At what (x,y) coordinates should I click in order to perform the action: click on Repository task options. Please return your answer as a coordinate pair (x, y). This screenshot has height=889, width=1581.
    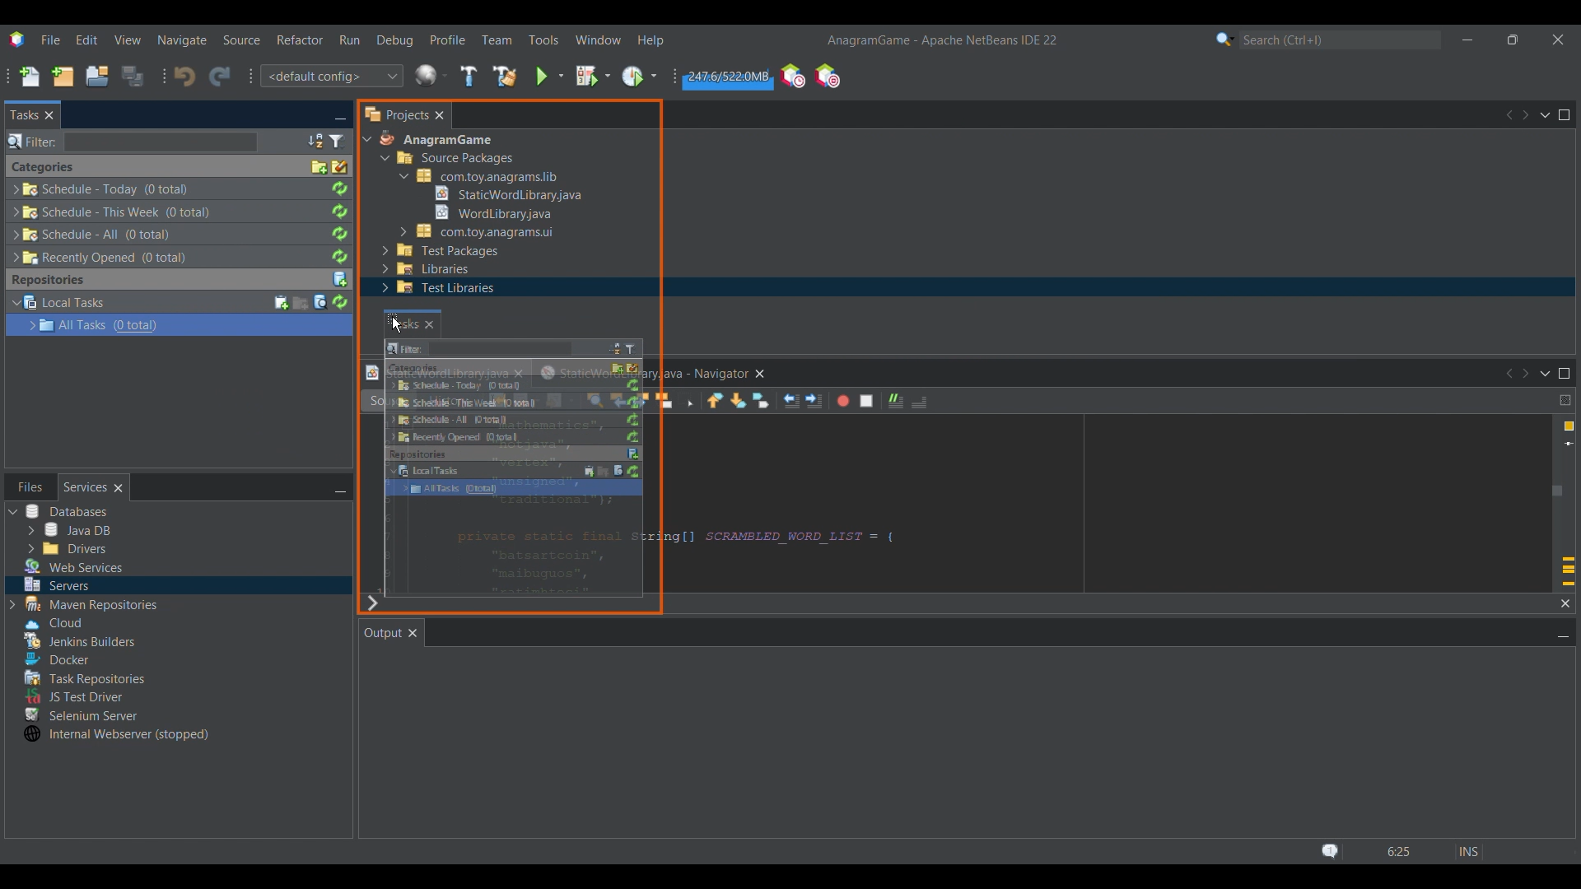
    Looking at the image, I should click on (96, 314).